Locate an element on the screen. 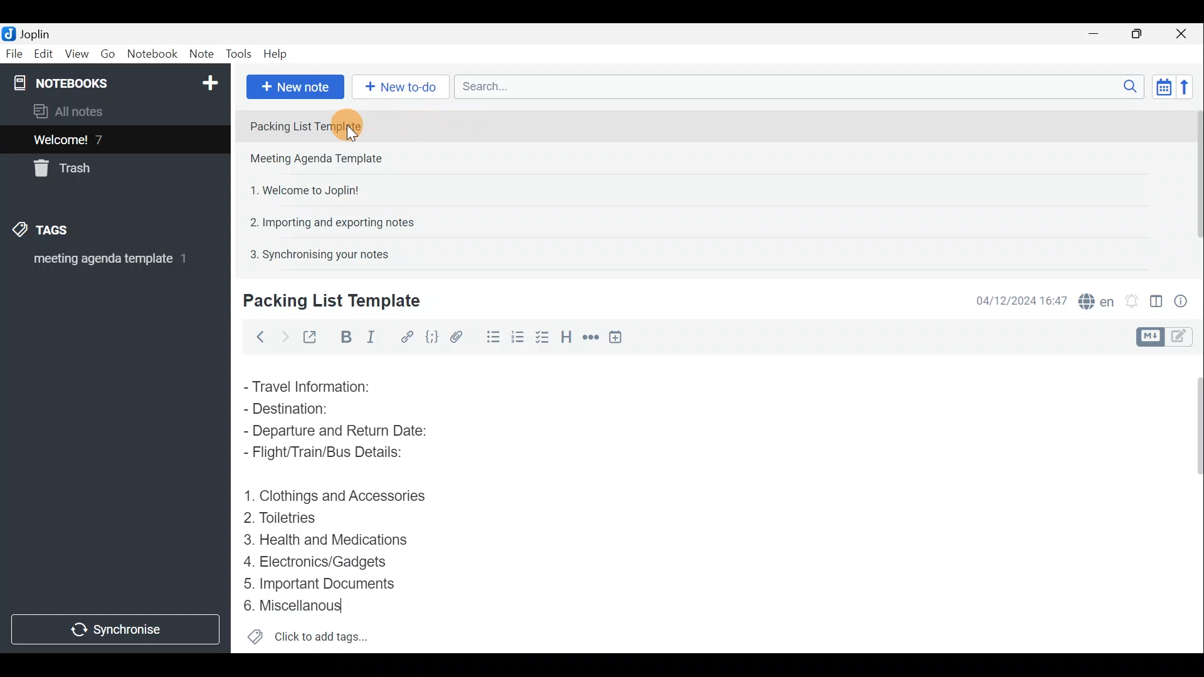 The width and height of the screenshot is (1204, 677). Health and Medications is located at coordinates (334, 540).